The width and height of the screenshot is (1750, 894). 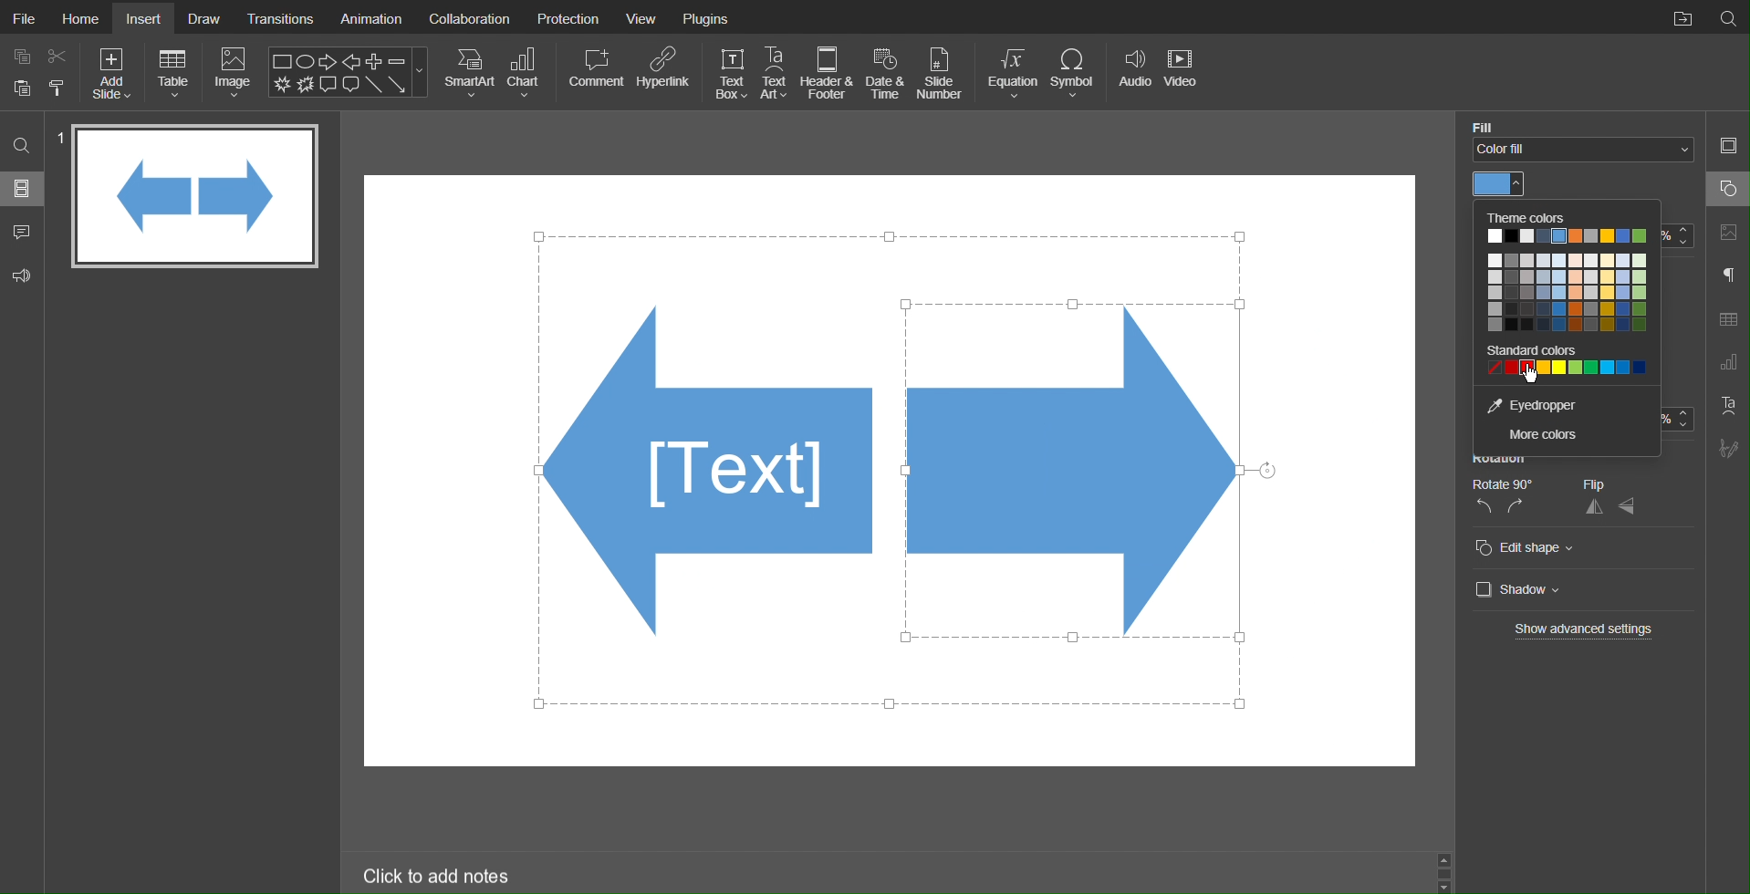 I want to click on rotate right 90, so click(x=1518, y=508).